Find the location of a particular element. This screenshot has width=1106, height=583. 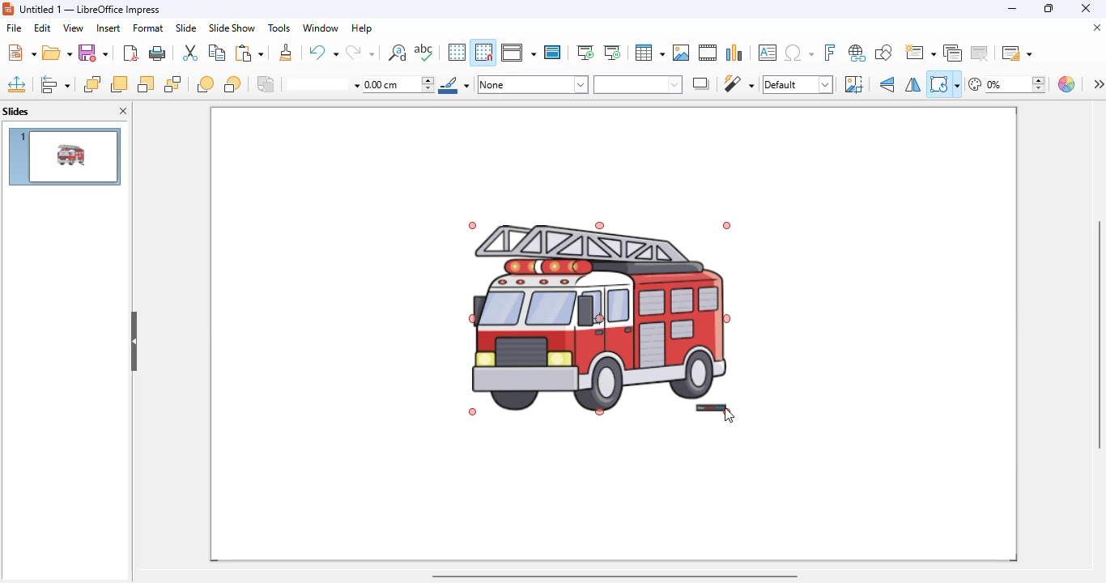

redo is located at coordinates (359, 52).